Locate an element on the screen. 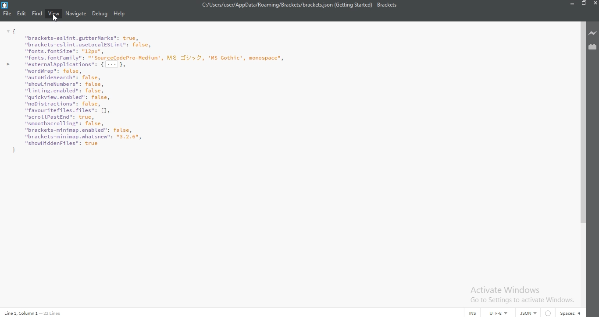  View is located at coordinates (54, 13).